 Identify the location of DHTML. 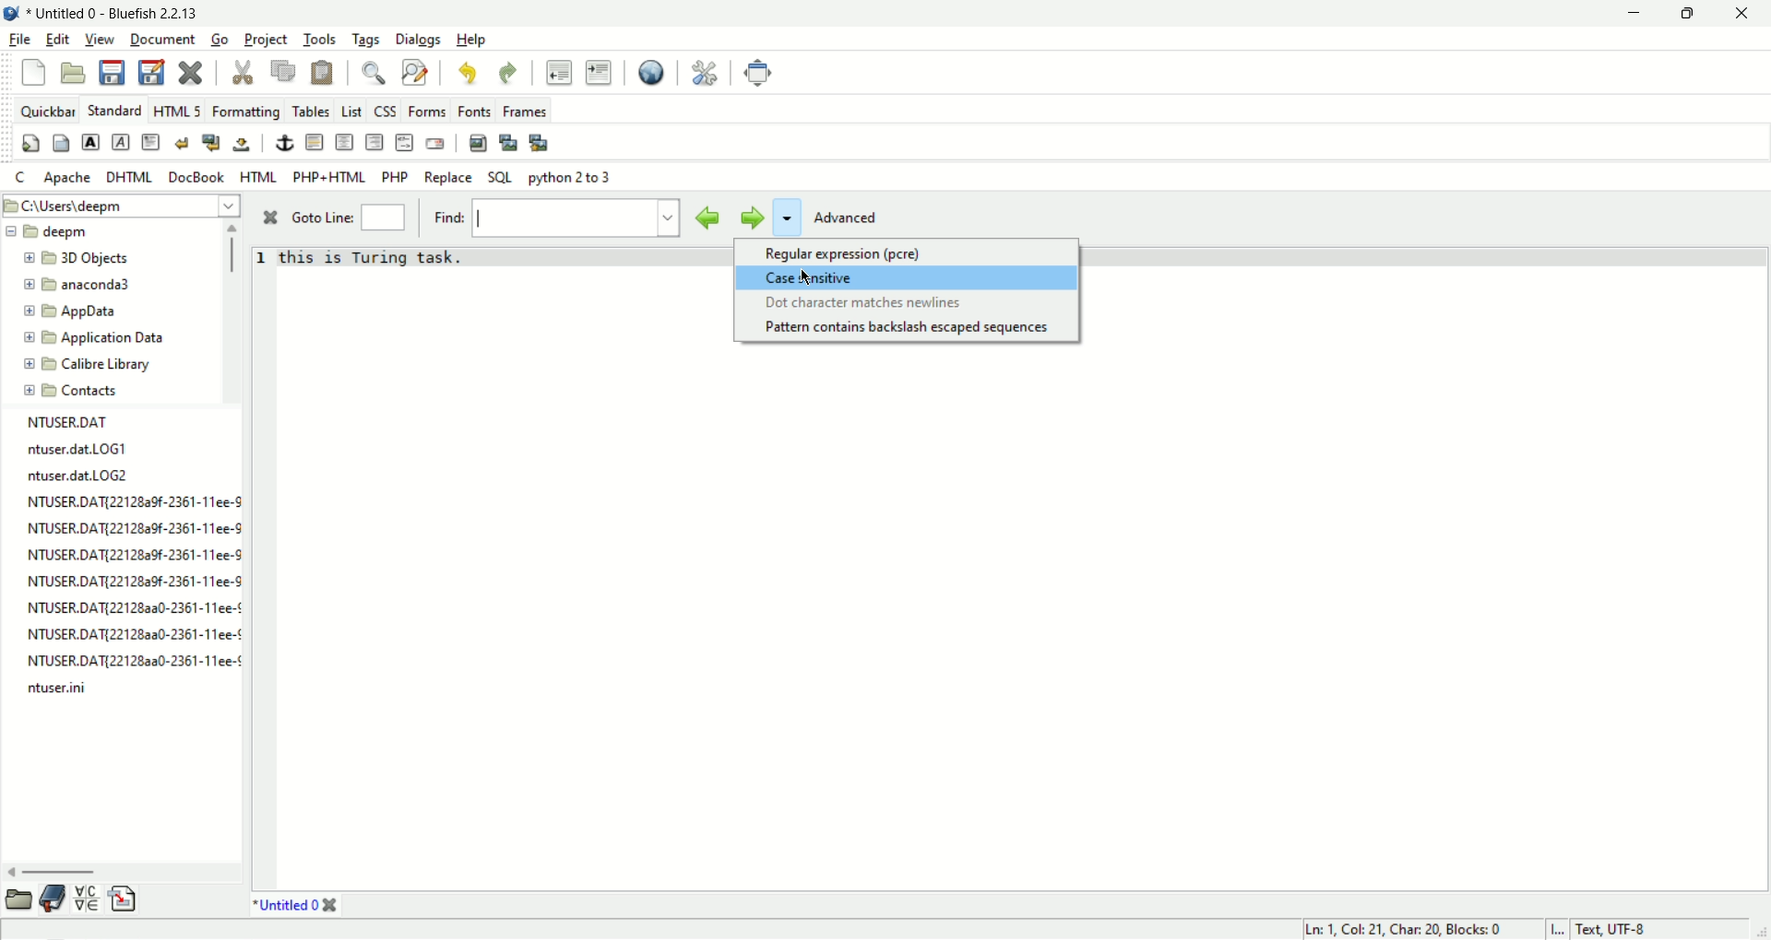
(128, 177).